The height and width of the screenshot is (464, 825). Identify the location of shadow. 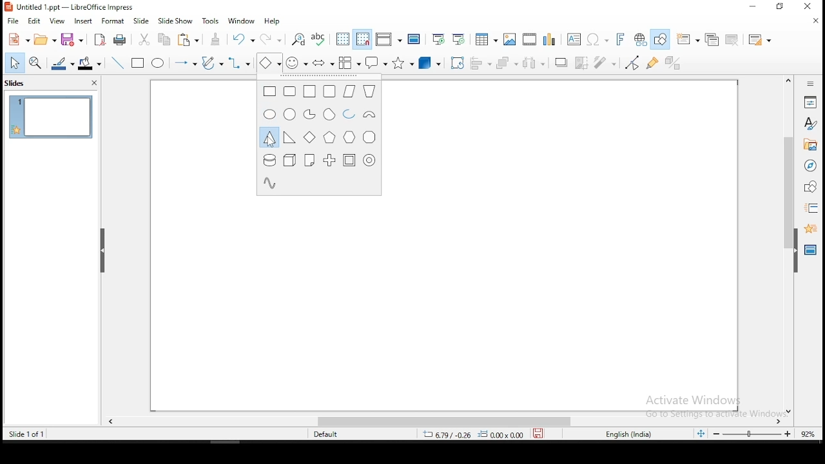
(561, 63).